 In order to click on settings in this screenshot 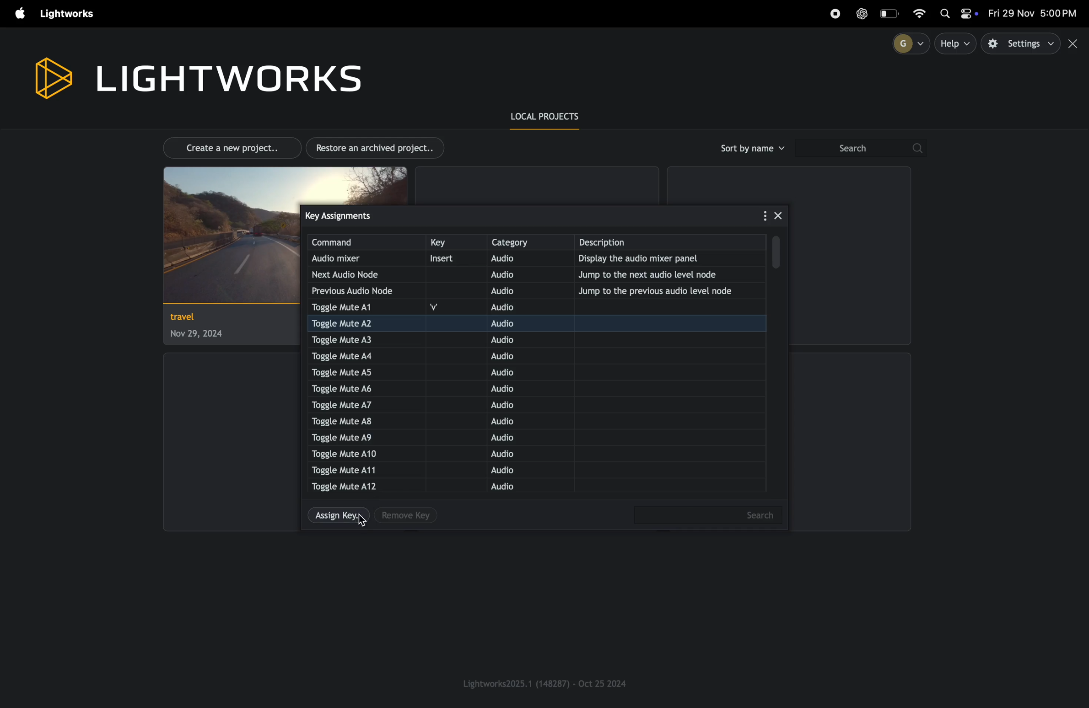, I will do `click(1022, 44)`.